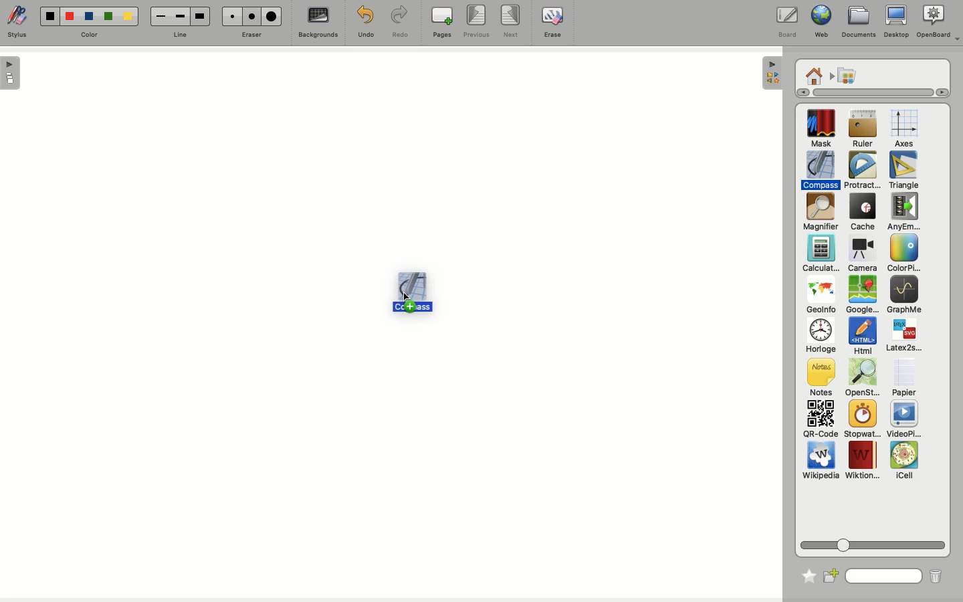 The width and height of the screenshot is (963, 602). What do you see at coordinates (786, 22) in the screenshot?
I see `Board` at bounding box center [786, 22].